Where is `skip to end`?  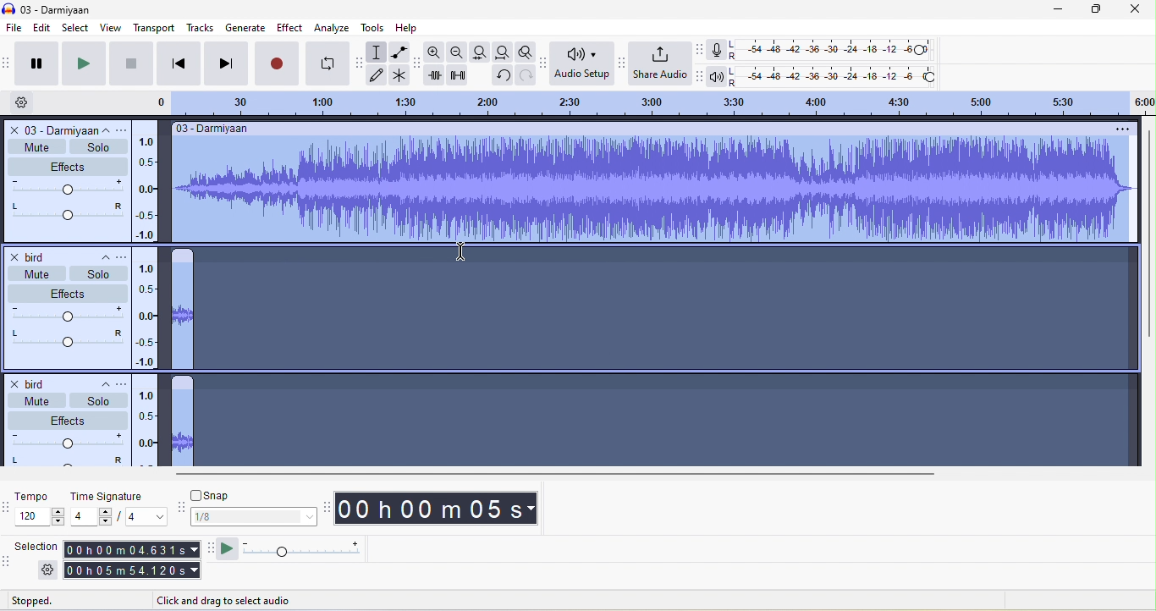 skip to end is located at coordinates (228, 62).